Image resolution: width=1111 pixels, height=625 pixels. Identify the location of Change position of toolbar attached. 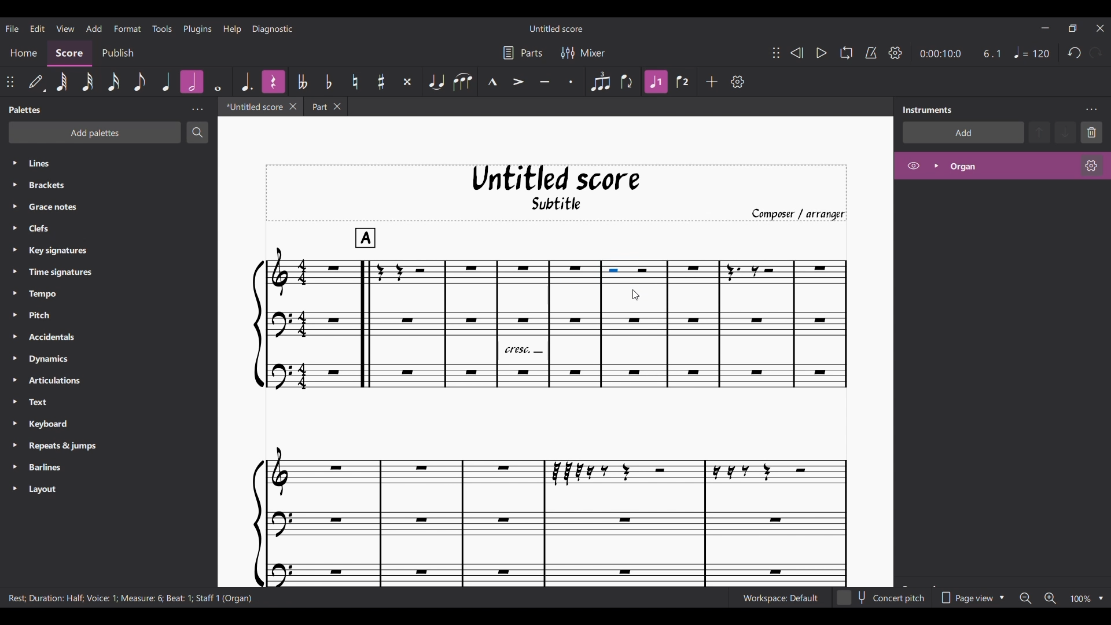
(777, 53).